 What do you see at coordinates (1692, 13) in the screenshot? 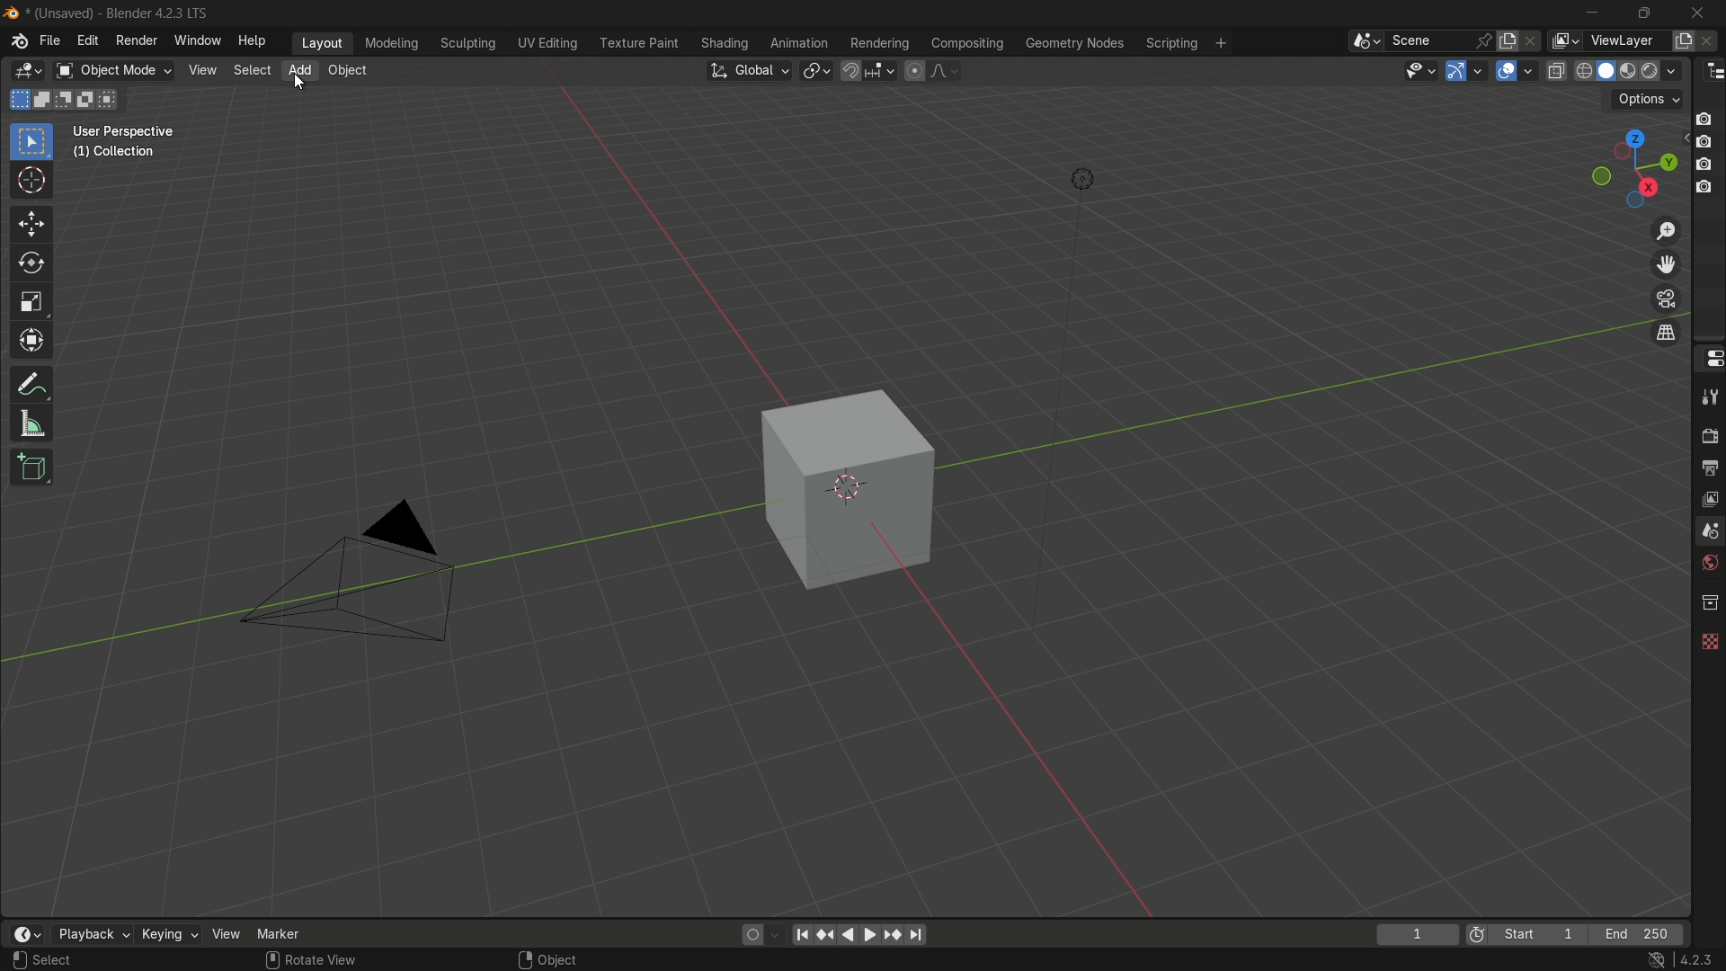
I see `close app` at bounding box center [1692, 13].